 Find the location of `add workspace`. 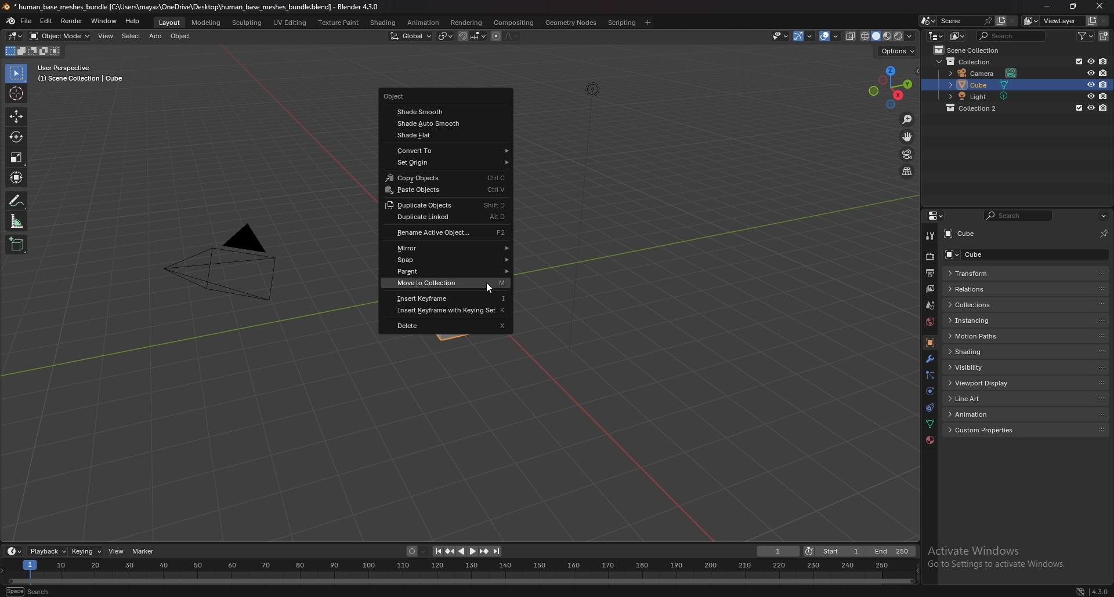

add workspace is located at coordinates (646, 23).